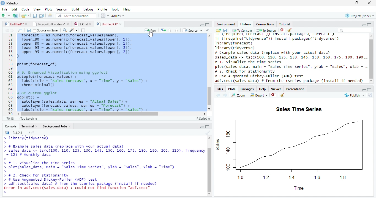  Describe the element at coordinates (152, 35) in the screenshot. I see `Cursor` at that location.